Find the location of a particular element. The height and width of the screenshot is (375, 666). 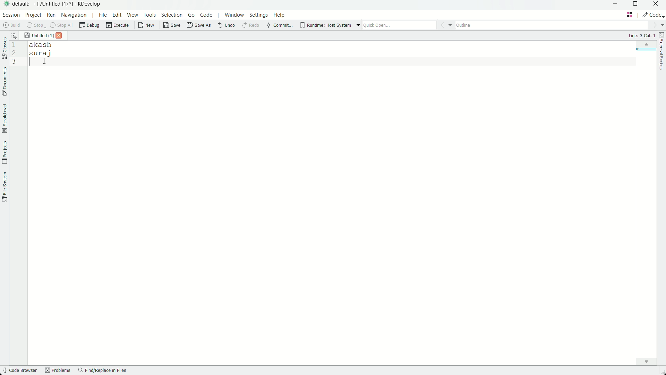

help menu is located at coordinates (280, 15).